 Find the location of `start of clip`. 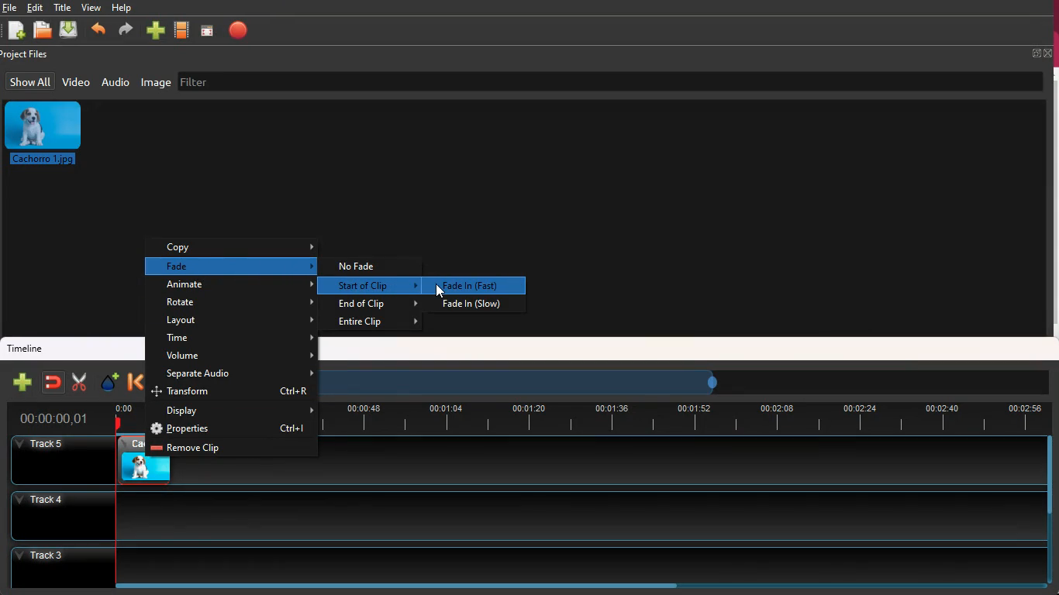

start of clip is located at coordinates (374, 287).